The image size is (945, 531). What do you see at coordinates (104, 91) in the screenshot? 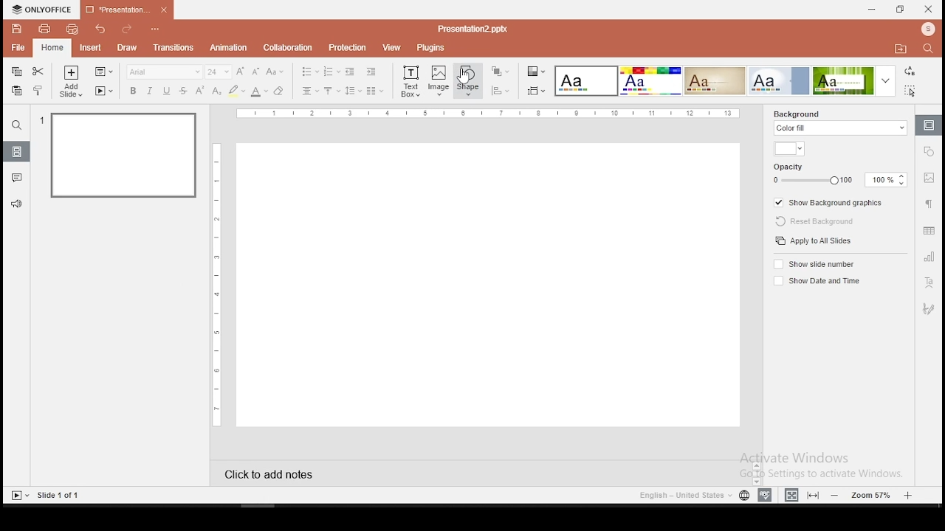
I see `start slideshow` at bounding box center [104, 91].